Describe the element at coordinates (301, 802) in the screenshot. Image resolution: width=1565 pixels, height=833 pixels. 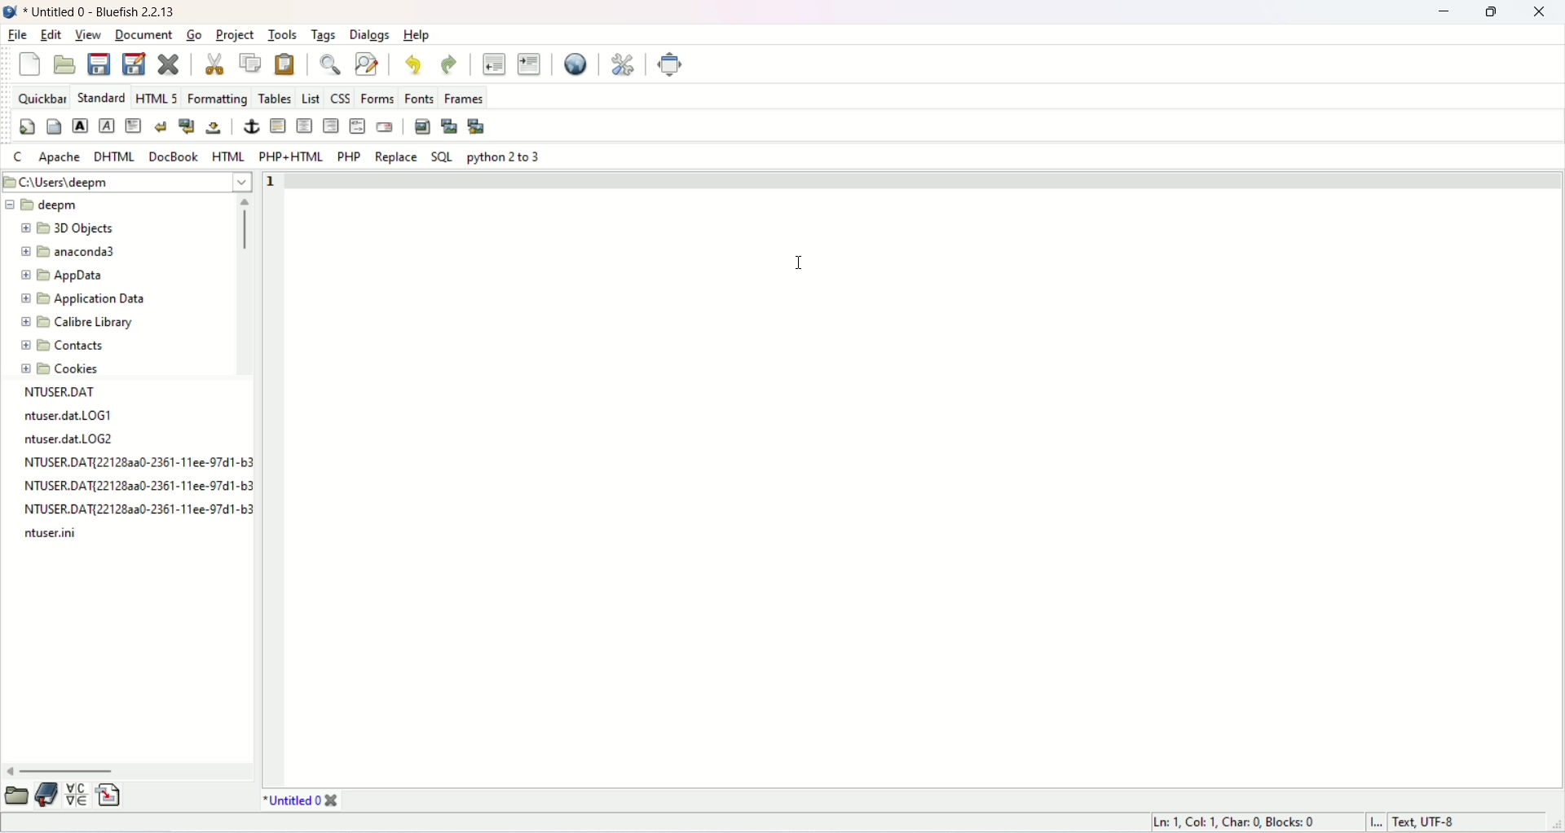
I see `untitled` at that location.